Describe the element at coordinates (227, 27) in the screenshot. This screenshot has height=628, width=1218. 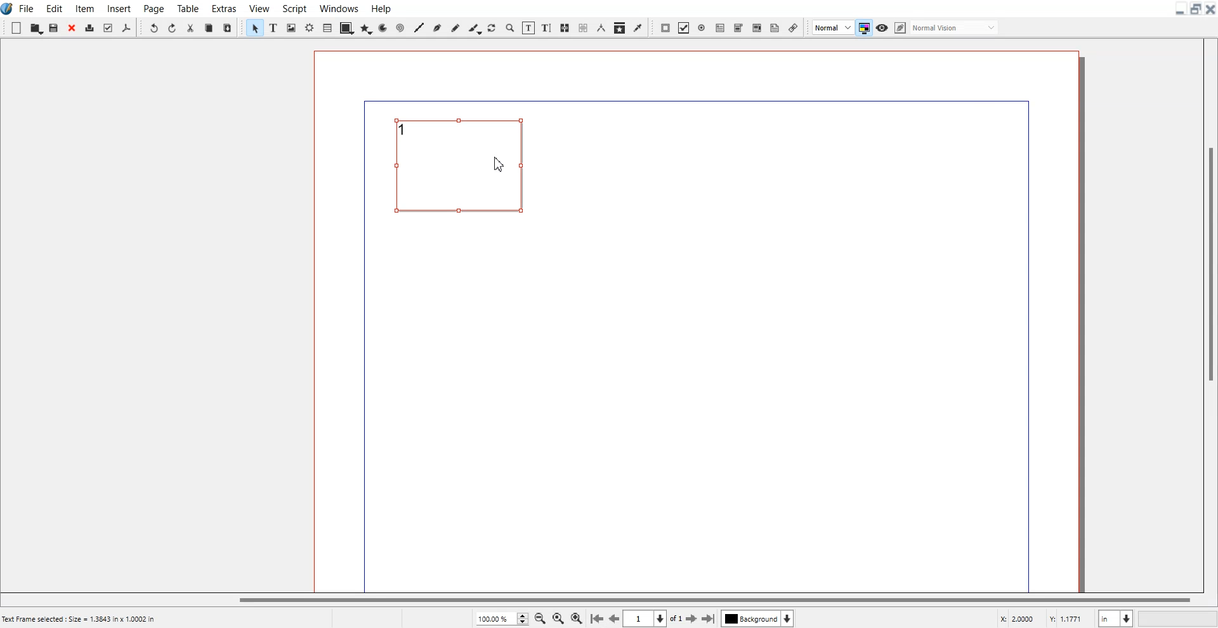
I see `Paste` at that location.